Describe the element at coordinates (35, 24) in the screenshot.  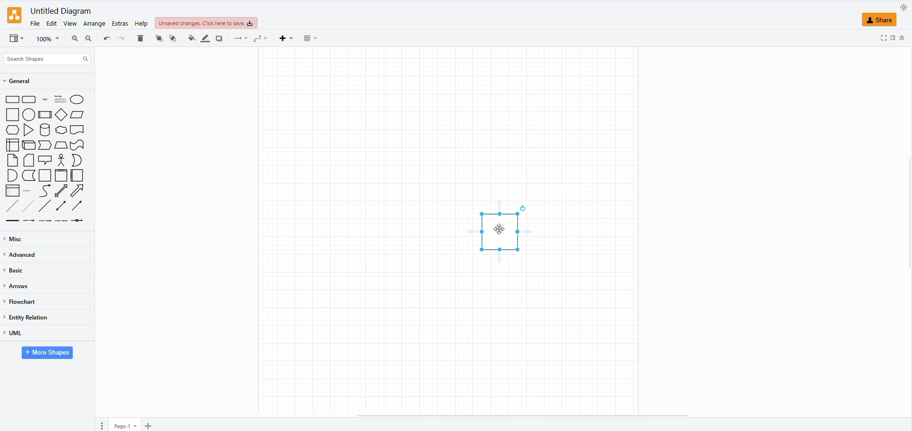
I see `file` at that location.